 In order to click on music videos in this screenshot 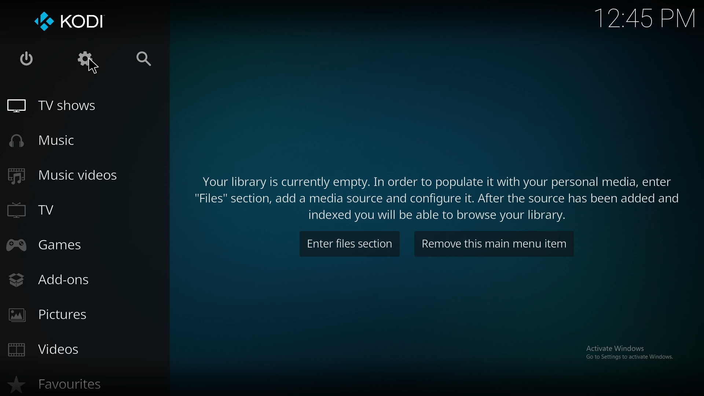, I will do `click(71, 175)`.